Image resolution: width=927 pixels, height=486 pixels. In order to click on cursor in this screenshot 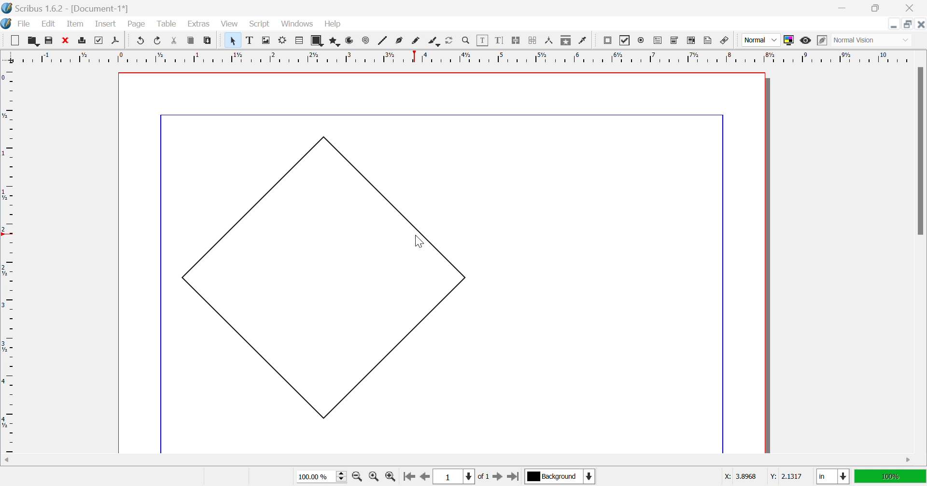, I will do `click(419, 241)`.